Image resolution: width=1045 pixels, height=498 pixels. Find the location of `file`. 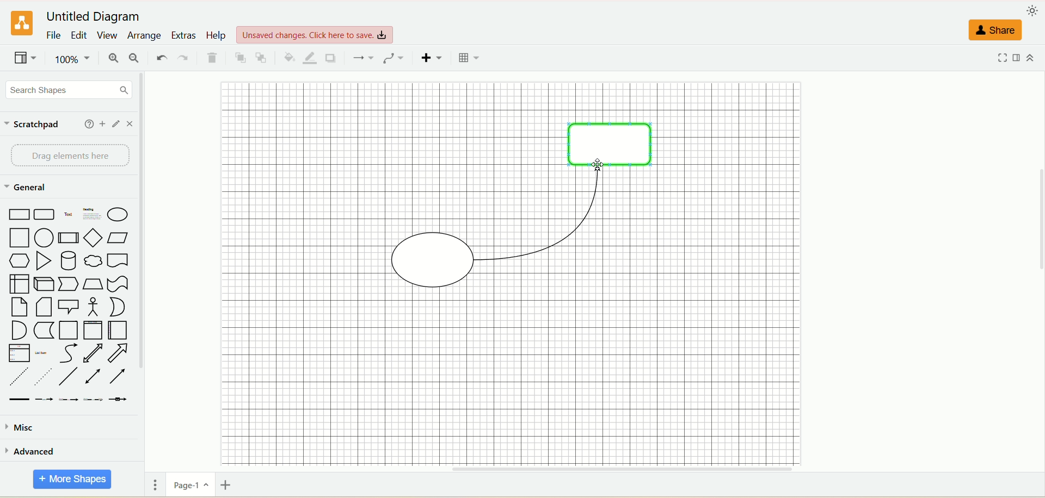

file is located at coordinates (53, 36).